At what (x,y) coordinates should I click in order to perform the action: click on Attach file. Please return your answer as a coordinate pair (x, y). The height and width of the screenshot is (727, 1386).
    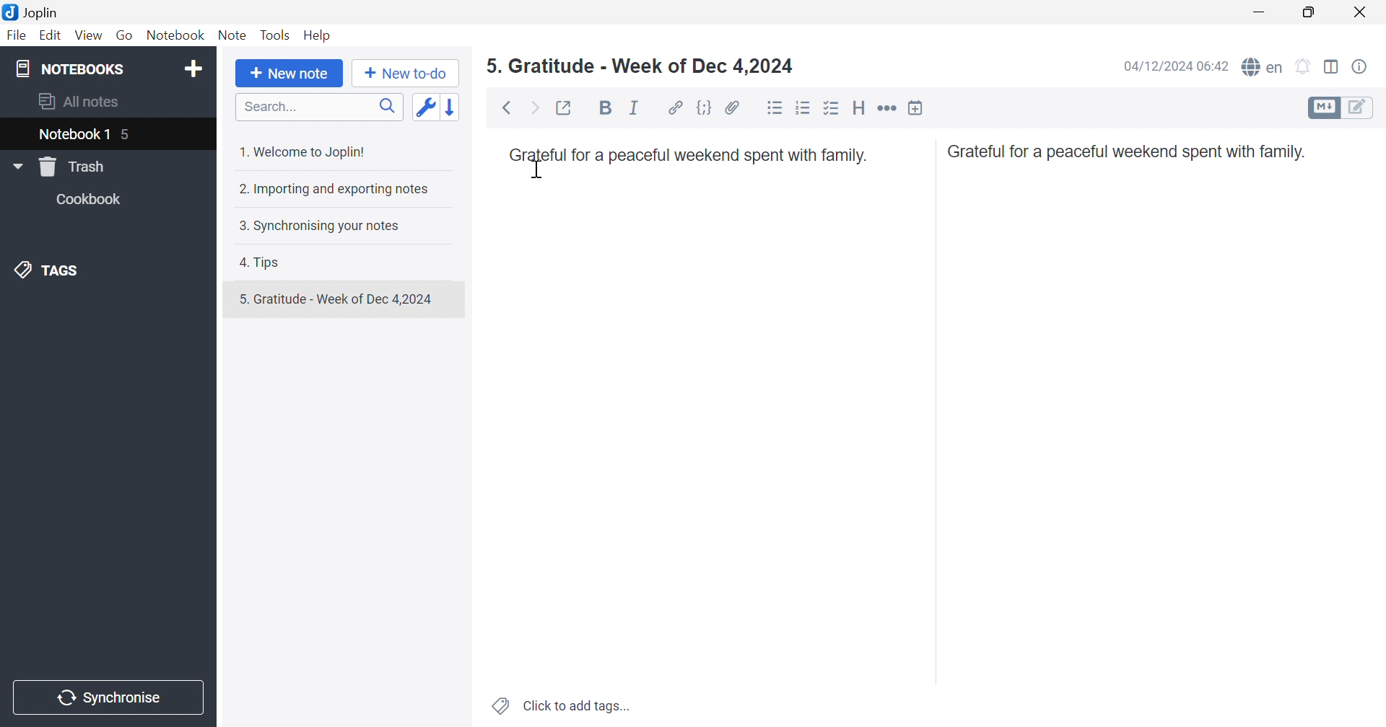
    Looking at the image, I should click on (733, 107).